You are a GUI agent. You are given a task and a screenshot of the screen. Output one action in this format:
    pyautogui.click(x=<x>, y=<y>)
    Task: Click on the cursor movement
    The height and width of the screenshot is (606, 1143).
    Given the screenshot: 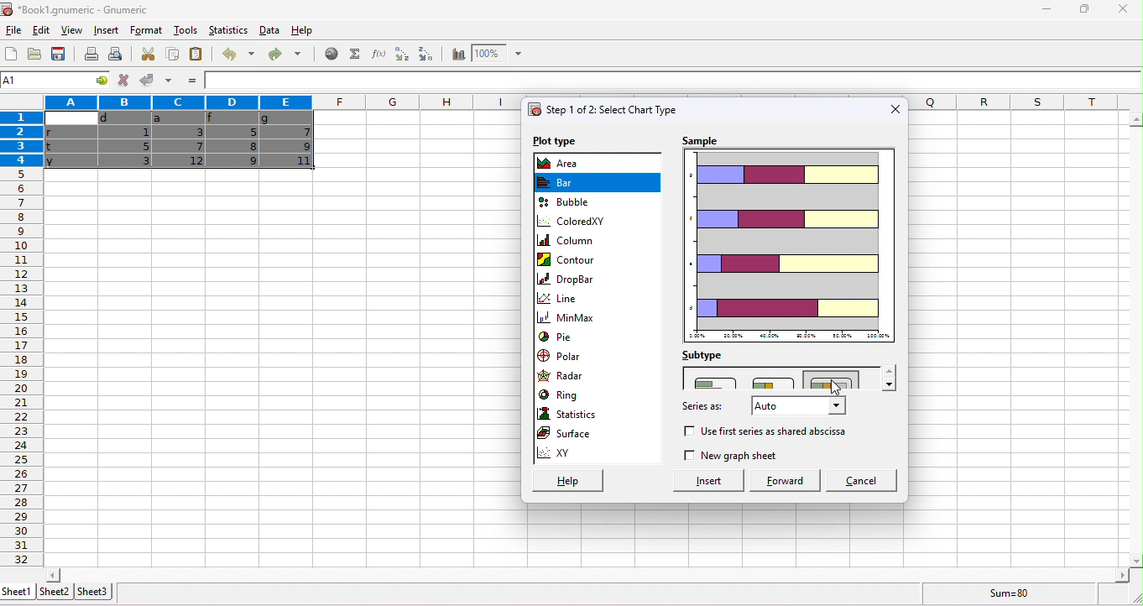 What is the action you would take?
    pyautogui.click(x=838, y=388)
    